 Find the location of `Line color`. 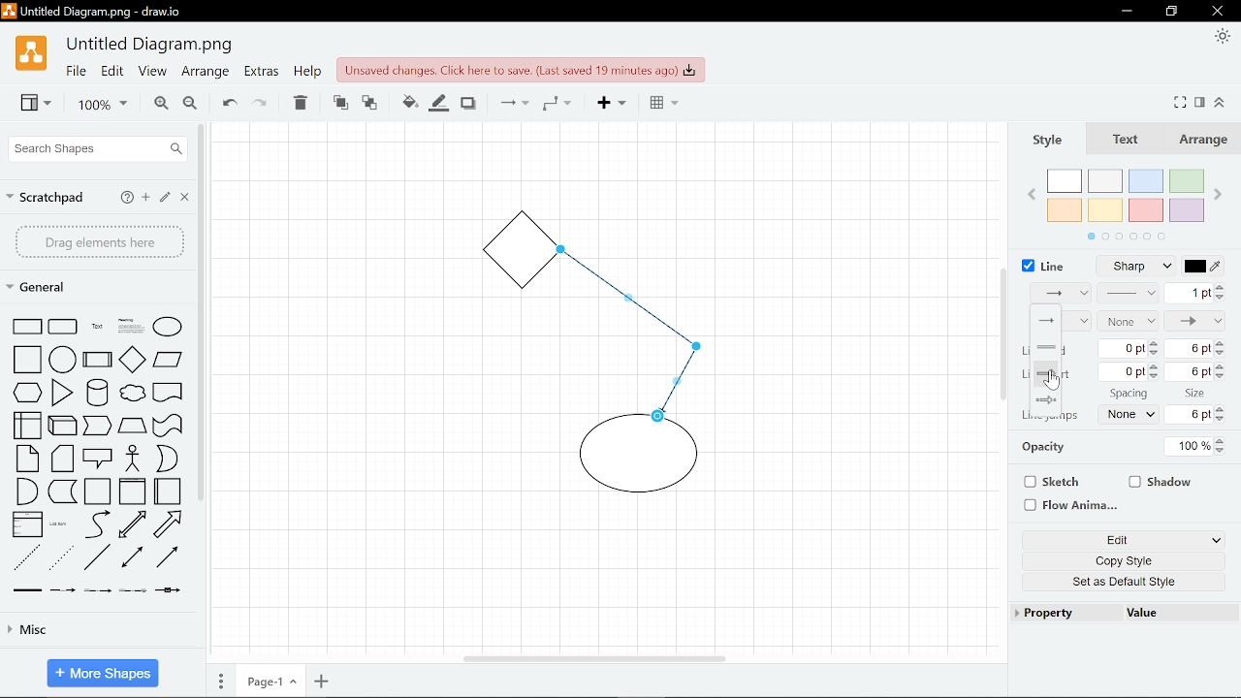

Line color is located at coordinates (1210, 266).